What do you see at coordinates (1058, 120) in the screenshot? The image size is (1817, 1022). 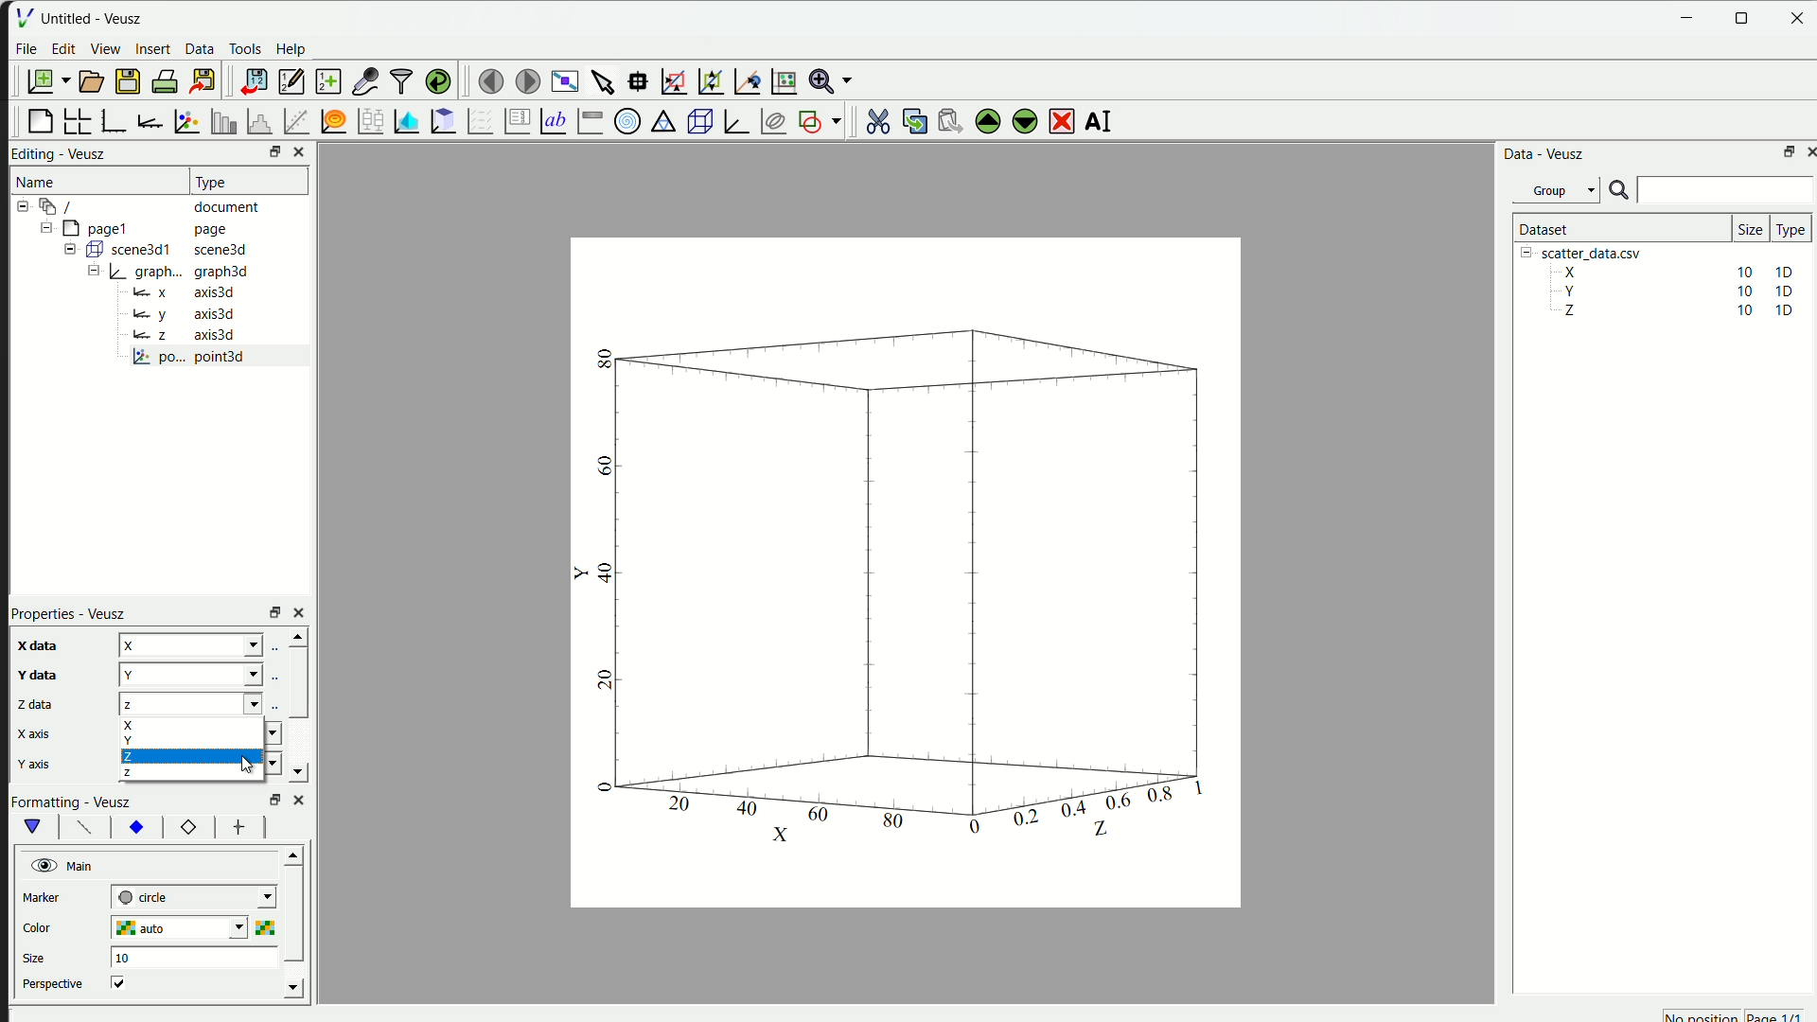 I see `remove the selected widget` at bounding box center [1058, 120].